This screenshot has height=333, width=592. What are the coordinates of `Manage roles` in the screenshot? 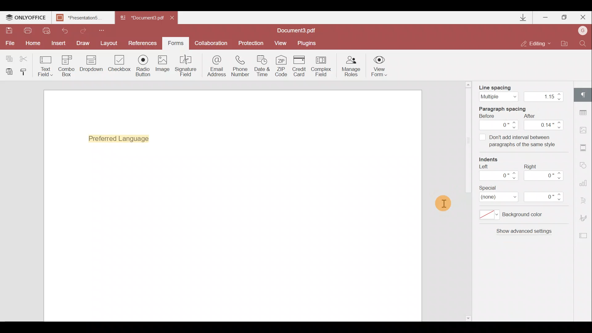 It's located at (351, 66).